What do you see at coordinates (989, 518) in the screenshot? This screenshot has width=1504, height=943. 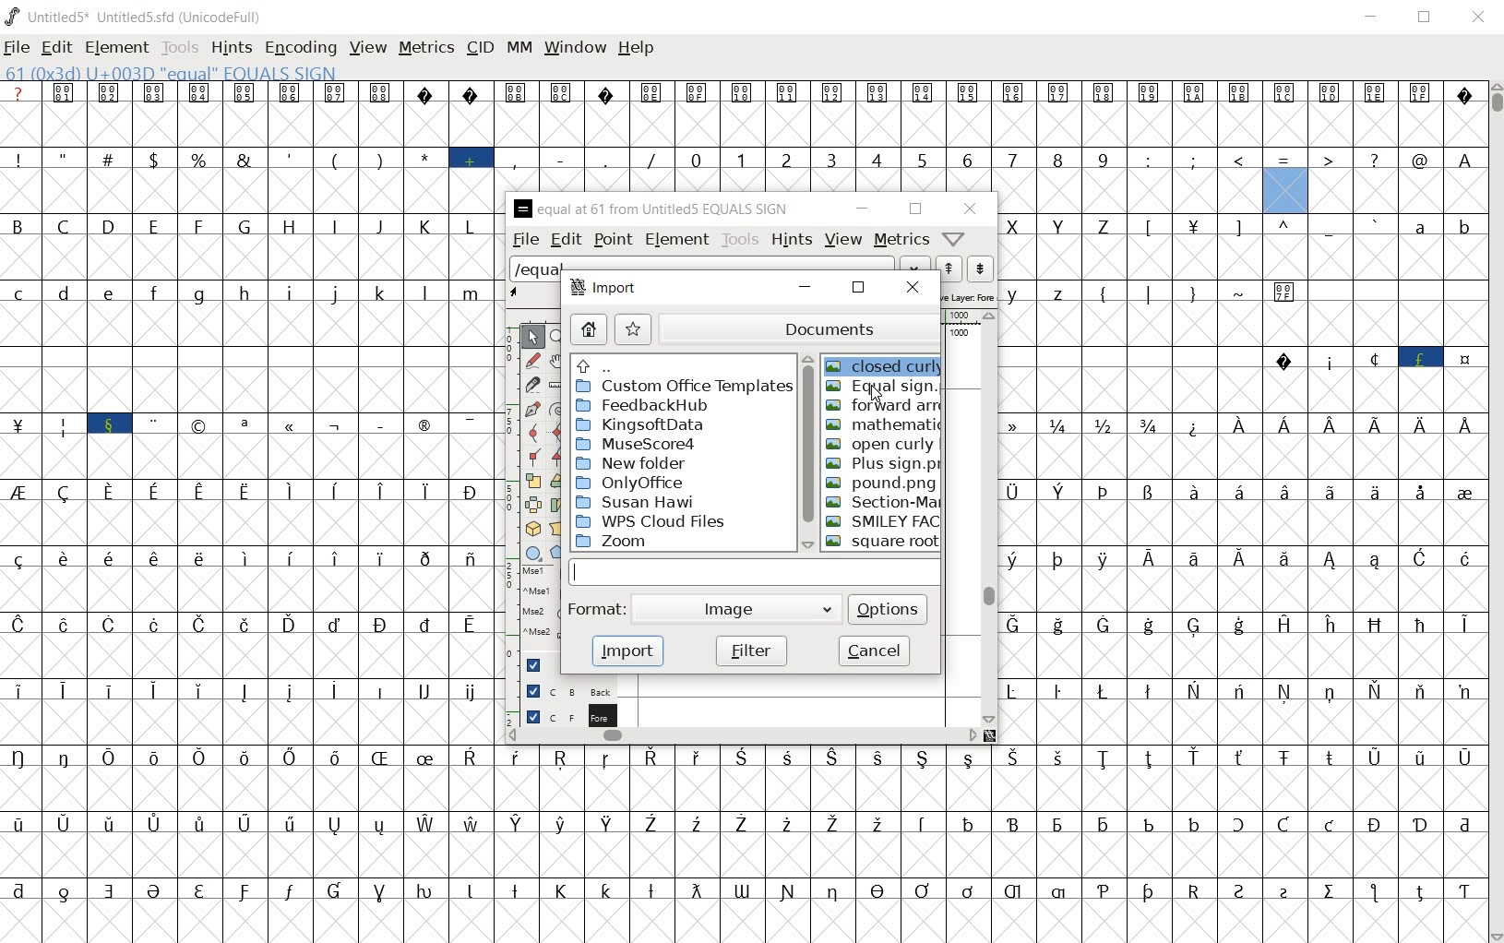 I see `scrollbar` at bounding box center [989, 518].